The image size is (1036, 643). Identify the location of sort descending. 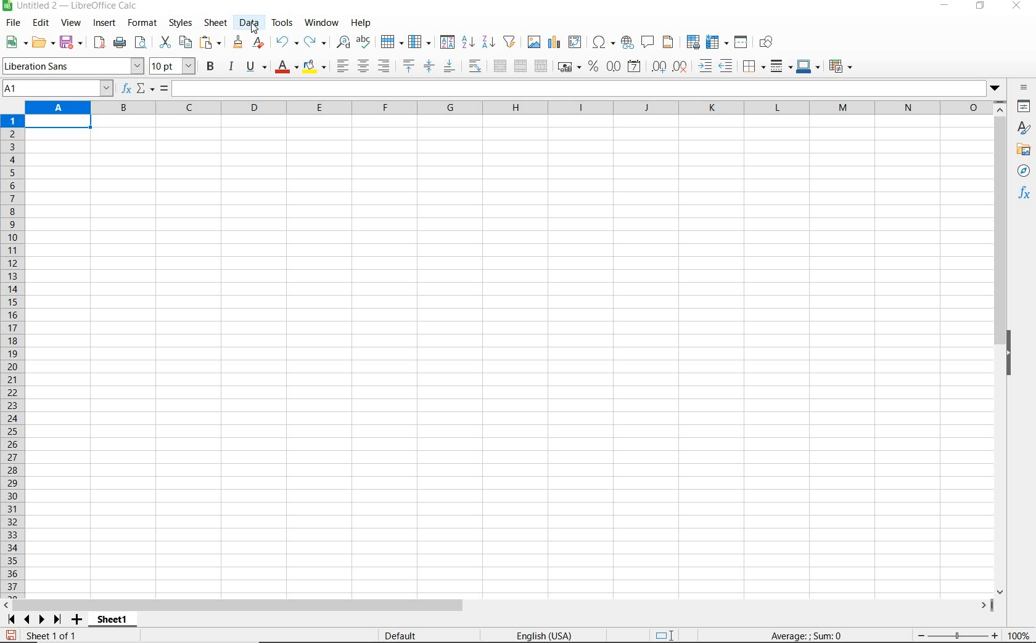
(489, 41).